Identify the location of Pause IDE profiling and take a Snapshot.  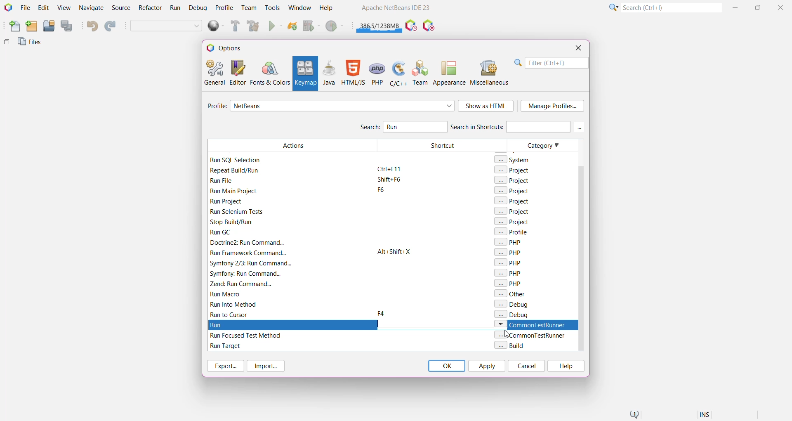
(411, 26).